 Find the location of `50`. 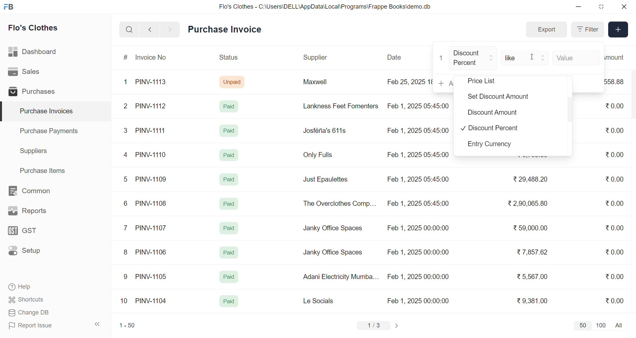

50 is located at coordinates (582, 325).